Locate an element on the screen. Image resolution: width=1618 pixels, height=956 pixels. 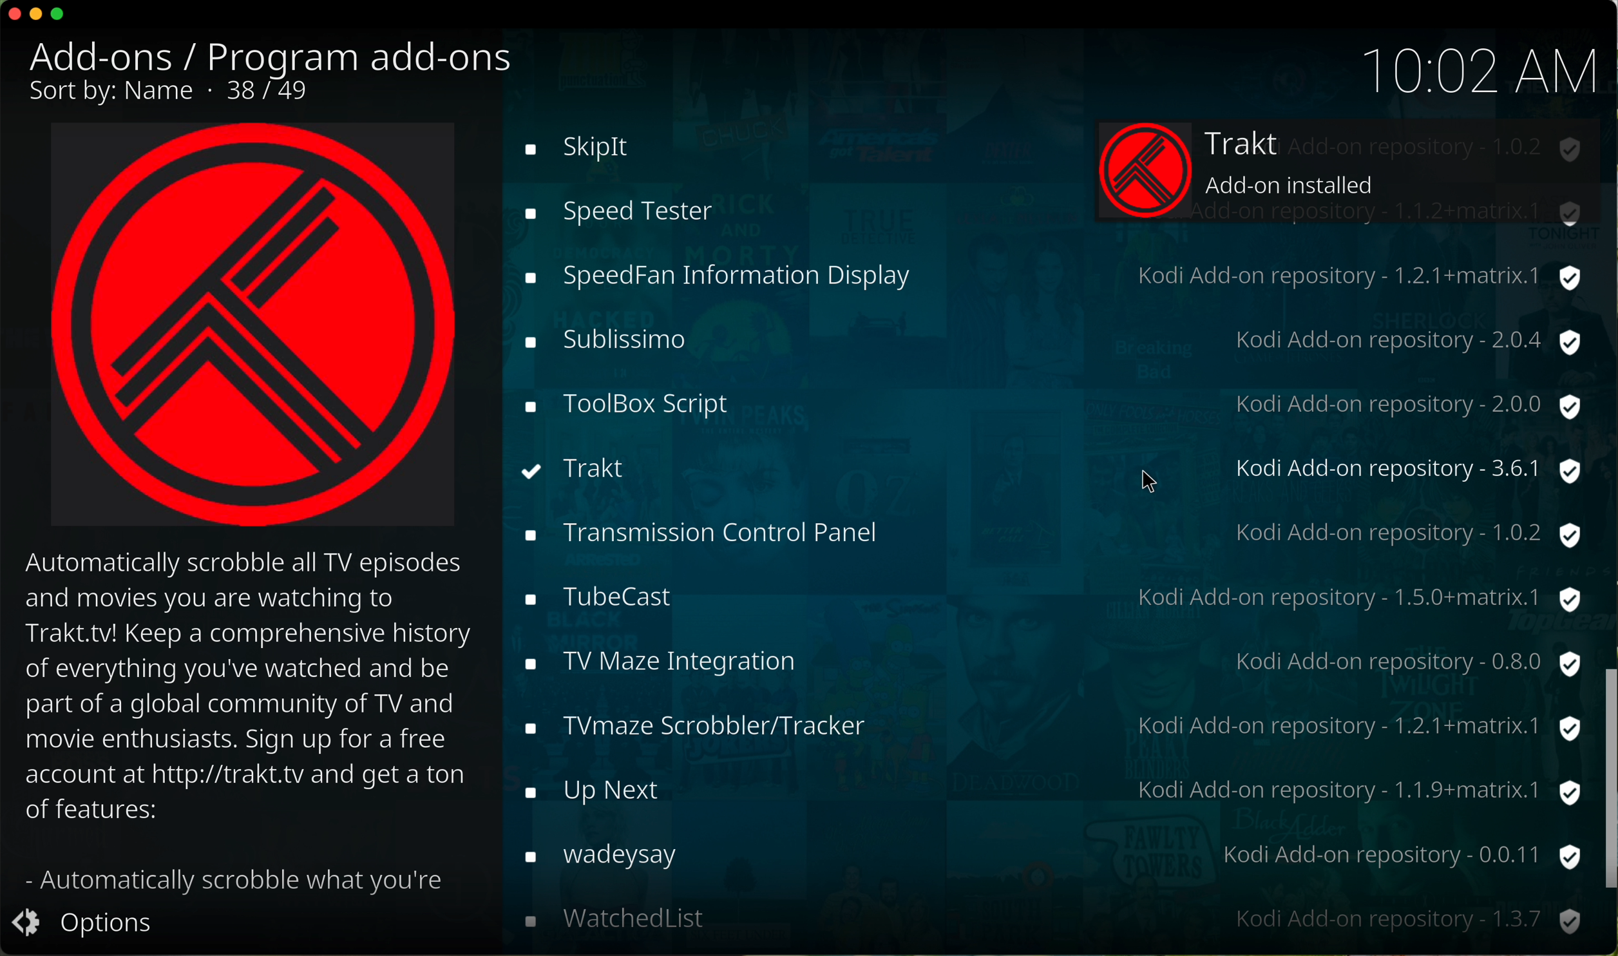
transmission control panel is located at coordinates (1047, 273).